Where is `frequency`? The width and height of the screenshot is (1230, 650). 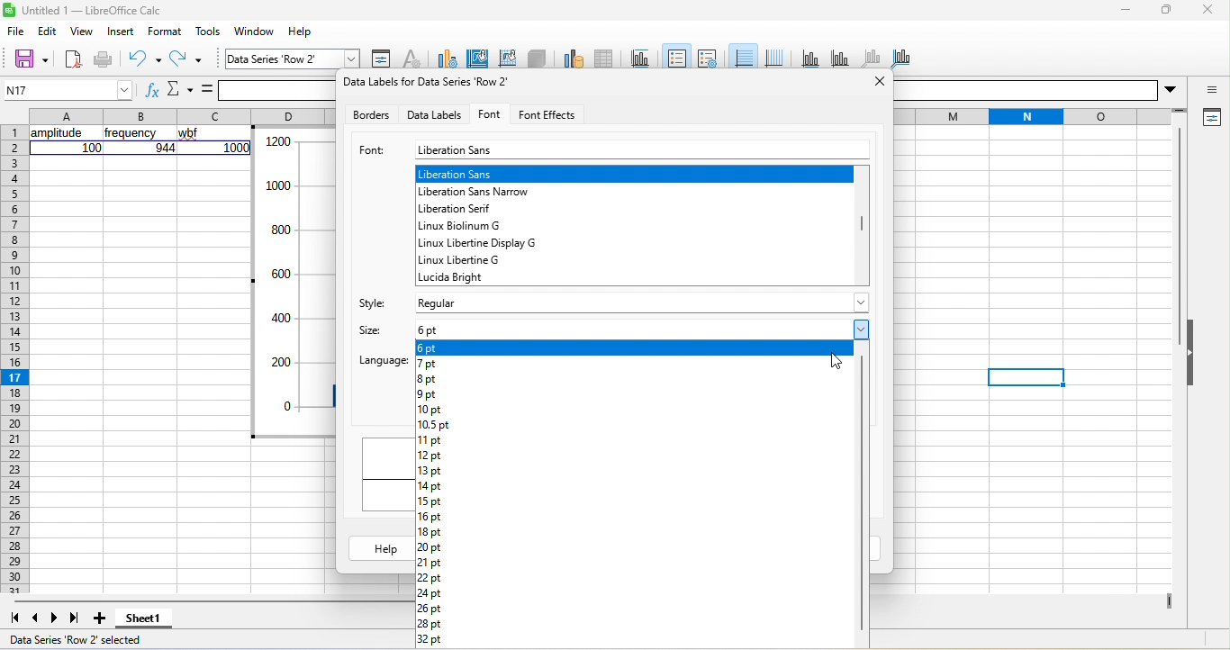 frequency is located at coordinates (131, 134).